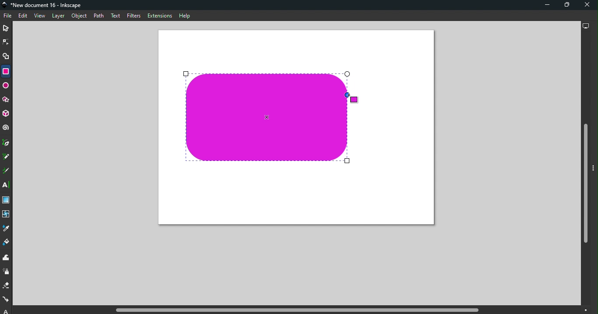 The width and height of the screenshot is (598, 314). Describe the element at coordinates (564, 6) in the screenshot. I see `Maximize` at that location.